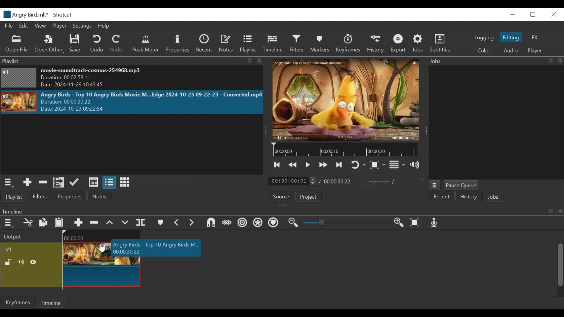 The image size is (564, 317). Describe the element at coordinates (534, 14) in the screenshot. I see `Restore` at that location.